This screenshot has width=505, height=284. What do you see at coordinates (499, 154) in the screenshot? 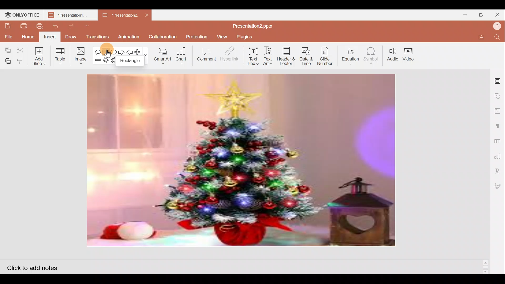
I see `Chart settings` at bounding box center [499, 154].